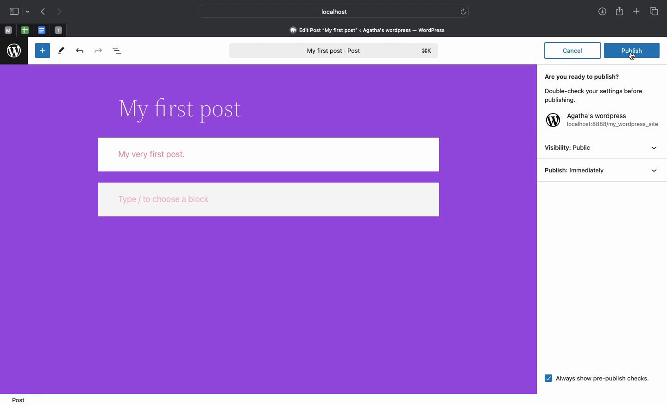  What do you see at coordinates (596, 380) in the screenshot?
I see `Always show pre-publish checks` at bounding box center [596, 380].